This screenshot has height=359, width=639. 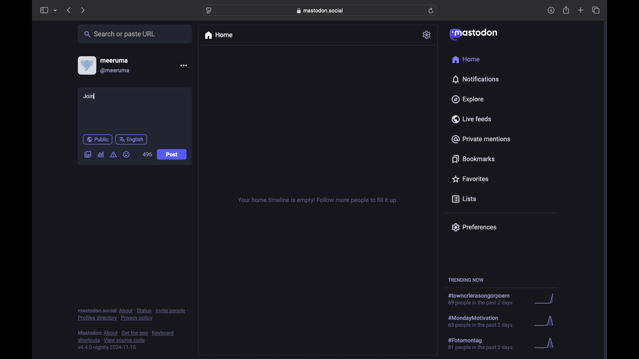 I want to click on 496, so click(x=147, y=155).